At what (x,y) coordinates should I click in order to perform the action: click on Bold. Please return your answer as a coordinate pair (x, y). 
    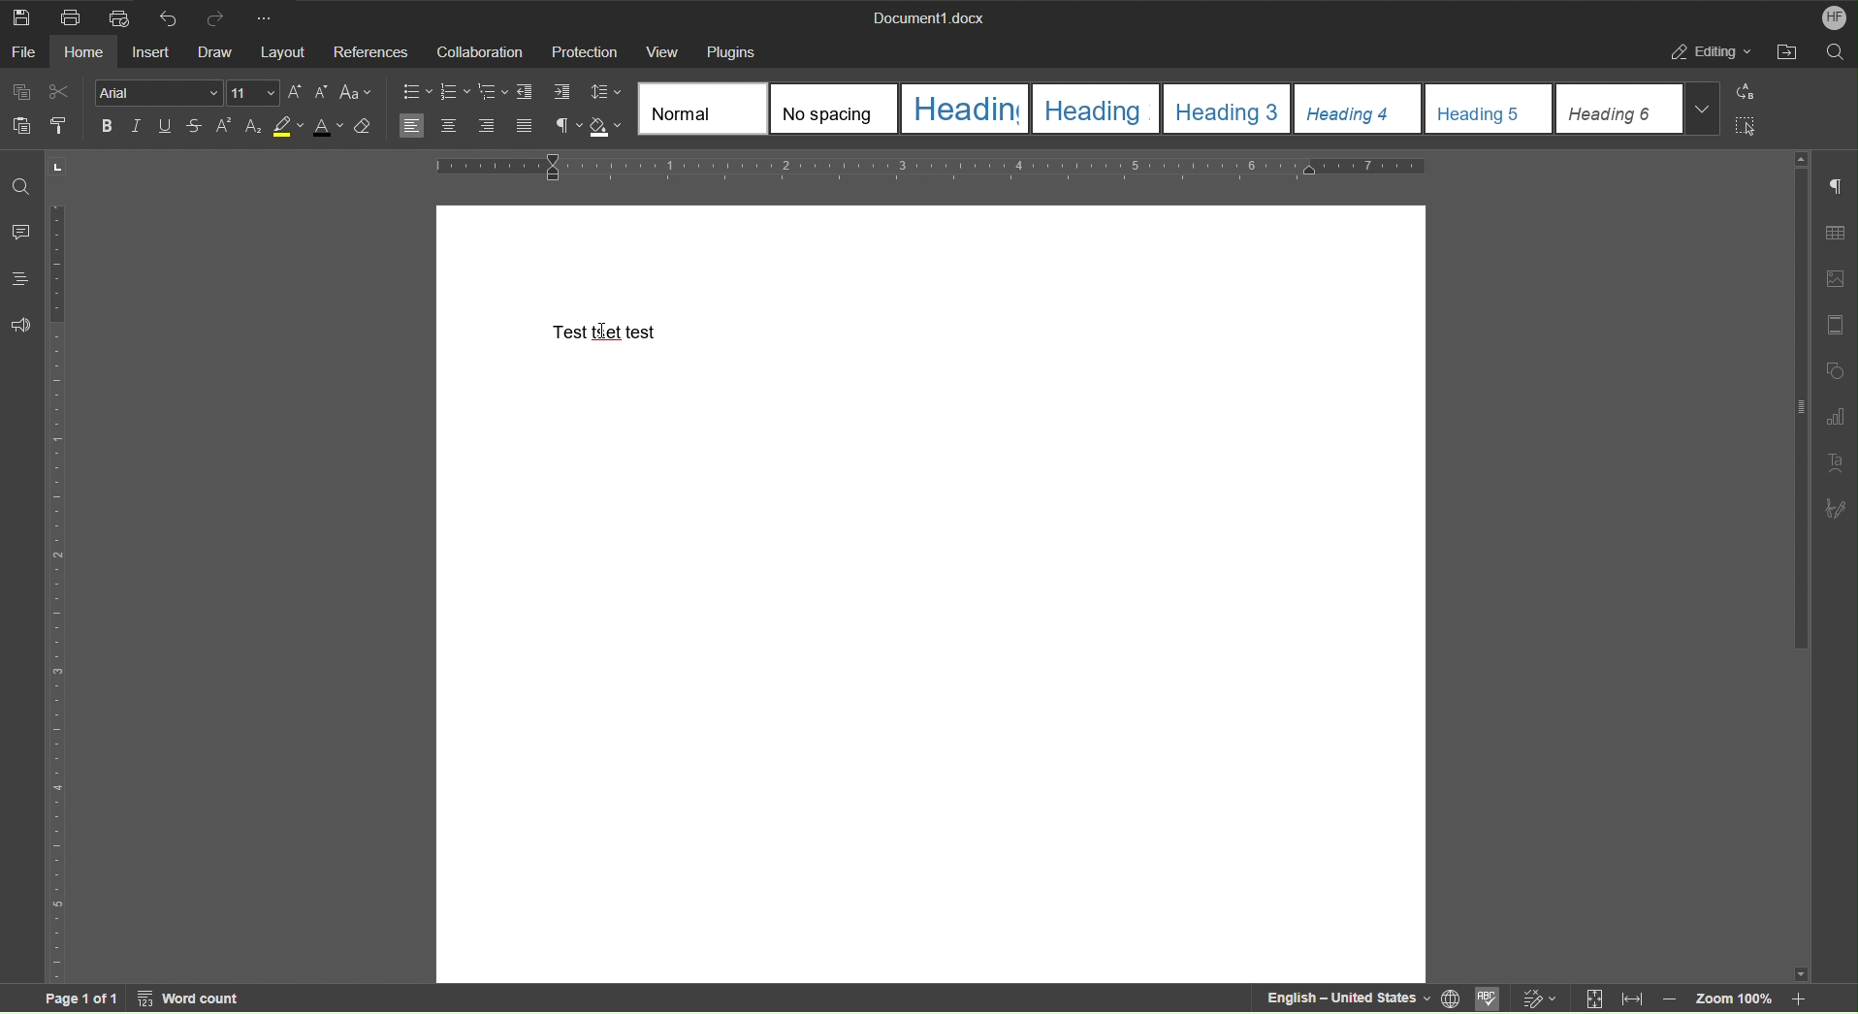
    Looking at the image, I should click on (107, 125).